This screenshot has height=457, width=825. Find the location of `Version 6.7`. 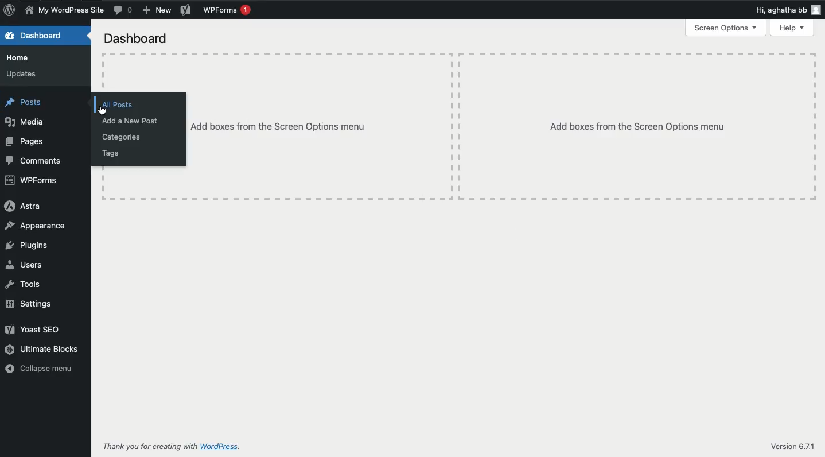

Version 6.7 is located at coordinates (793, 446).